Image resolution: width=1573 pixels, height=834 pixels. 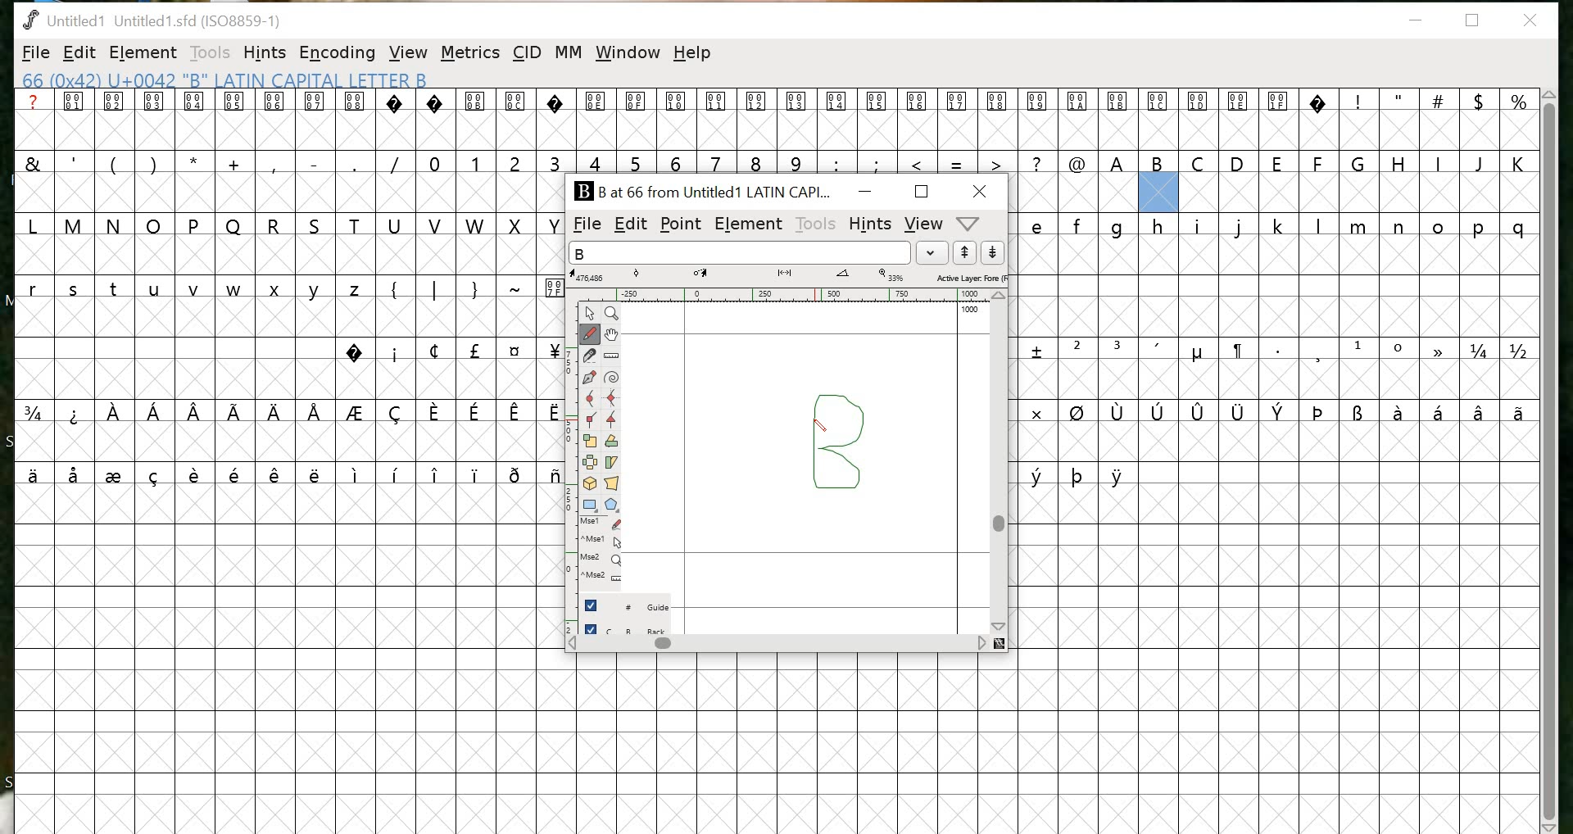 What do you see at coordinates (791, 276) in the screenshot?
I see `measurements` at bounding box center [791, 276].